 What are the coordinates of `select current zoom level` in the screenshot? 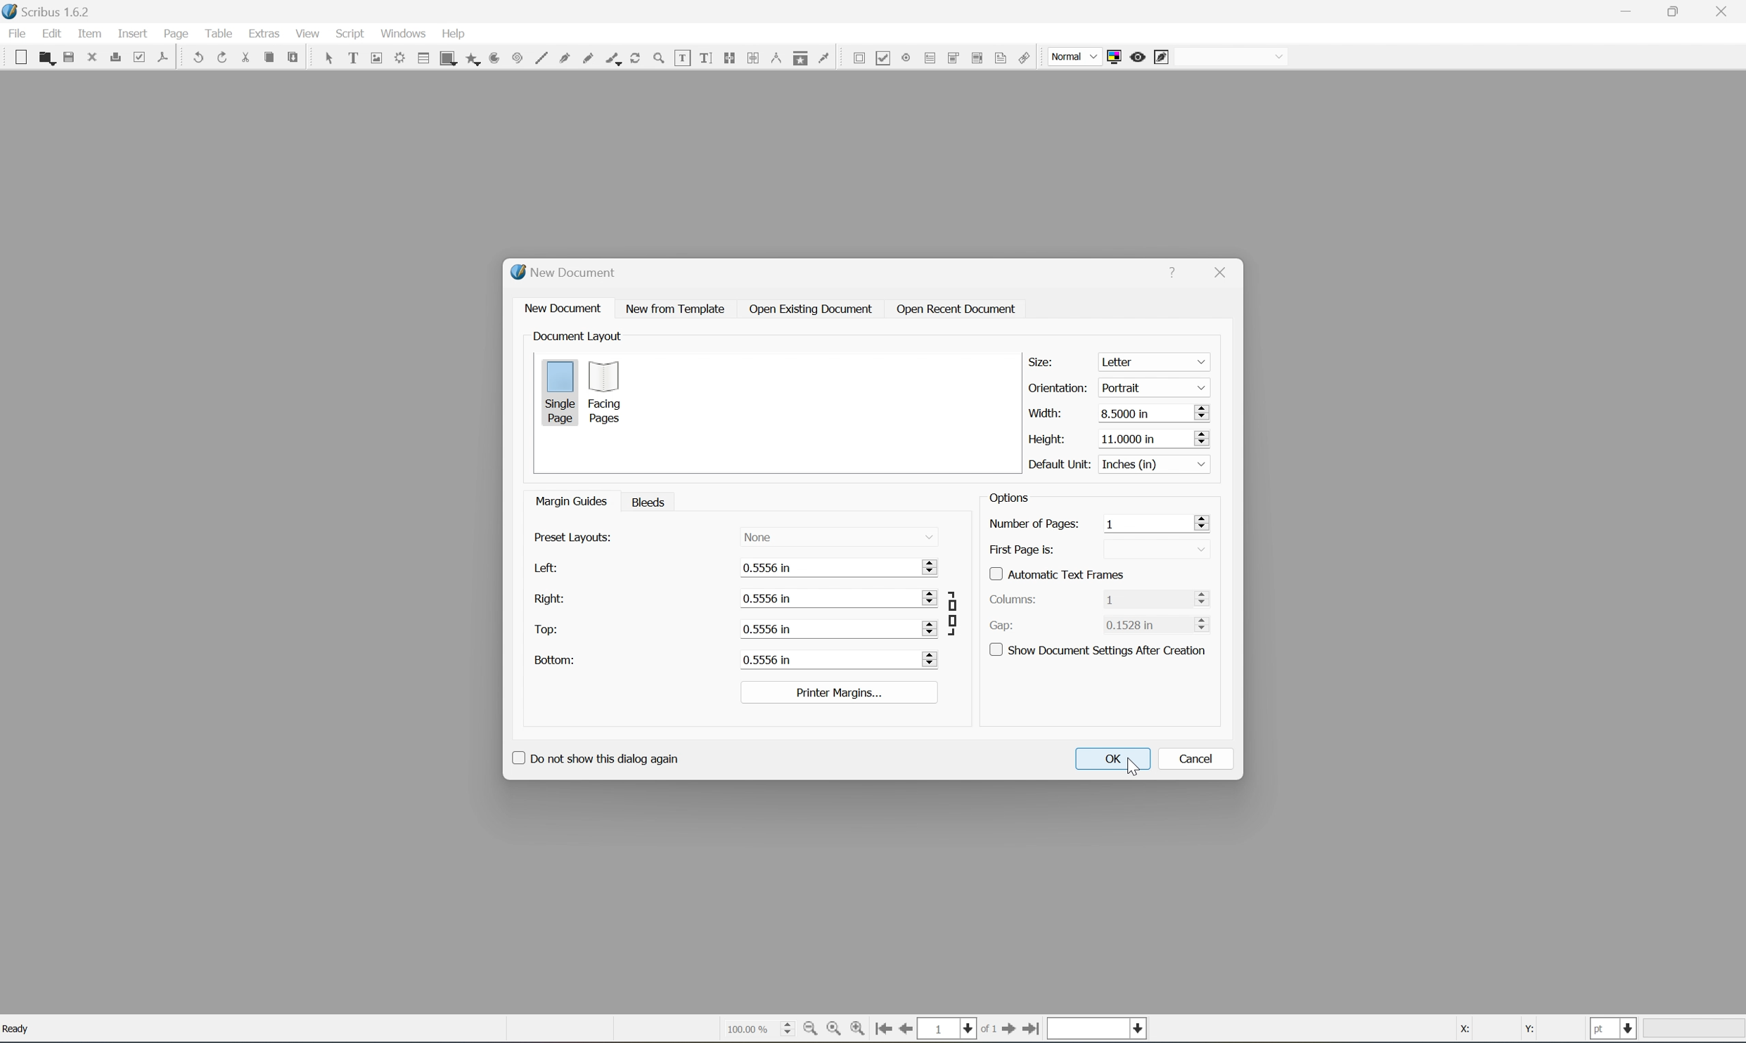 It's located at (759, 1032).